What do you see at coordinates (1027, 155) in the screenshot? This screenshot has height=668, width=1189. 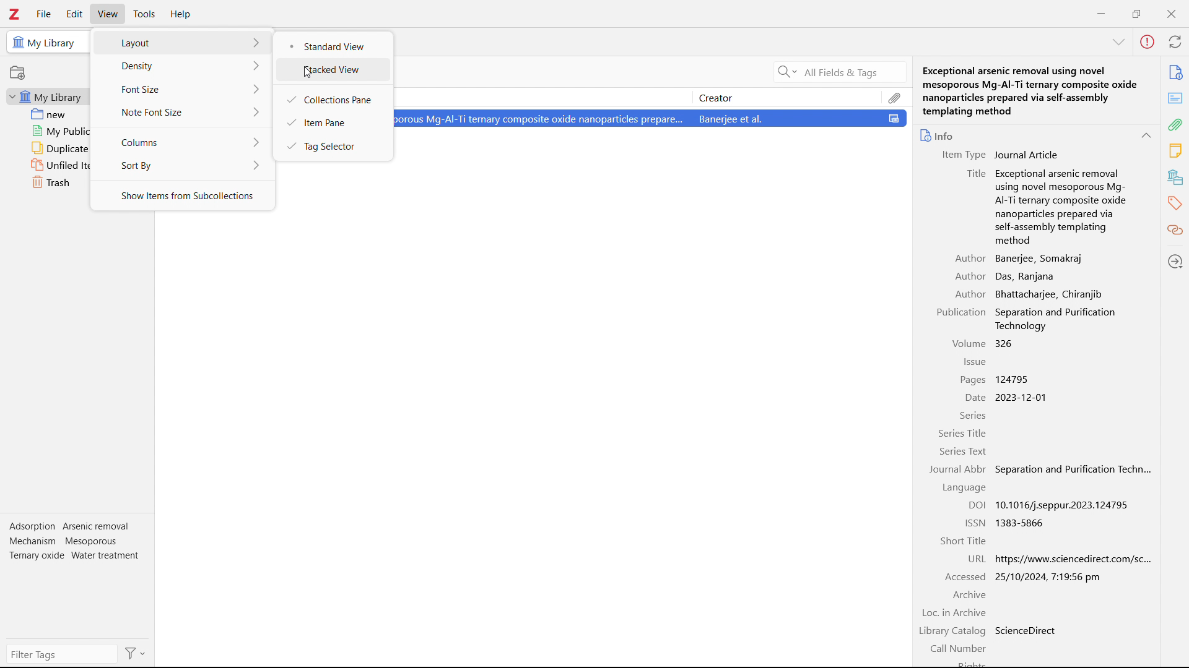 I see `Journal Article` at bounding box center [1027, 155].